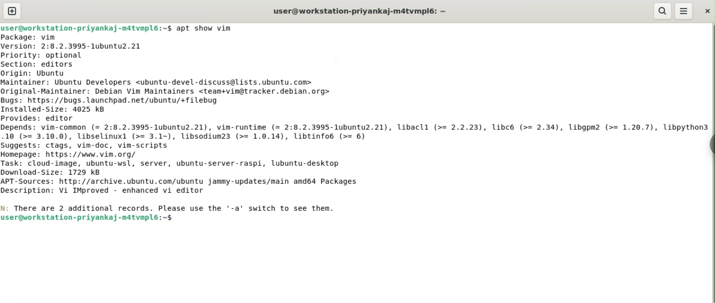  Describe the element at coordinates (663, 11) in the screenshot. I see `search` at that location.